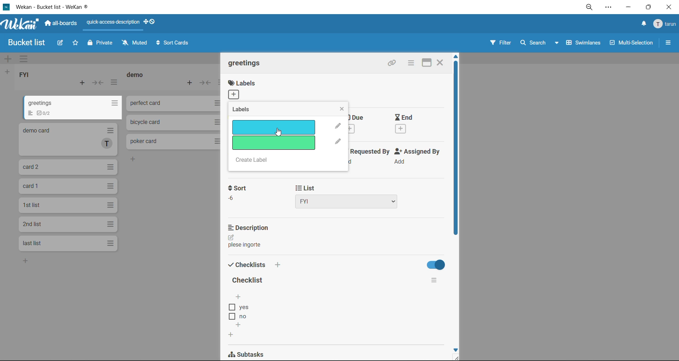 The width and height of the screenshot is (679, 361). I want to click on filter, so click(500, 45).